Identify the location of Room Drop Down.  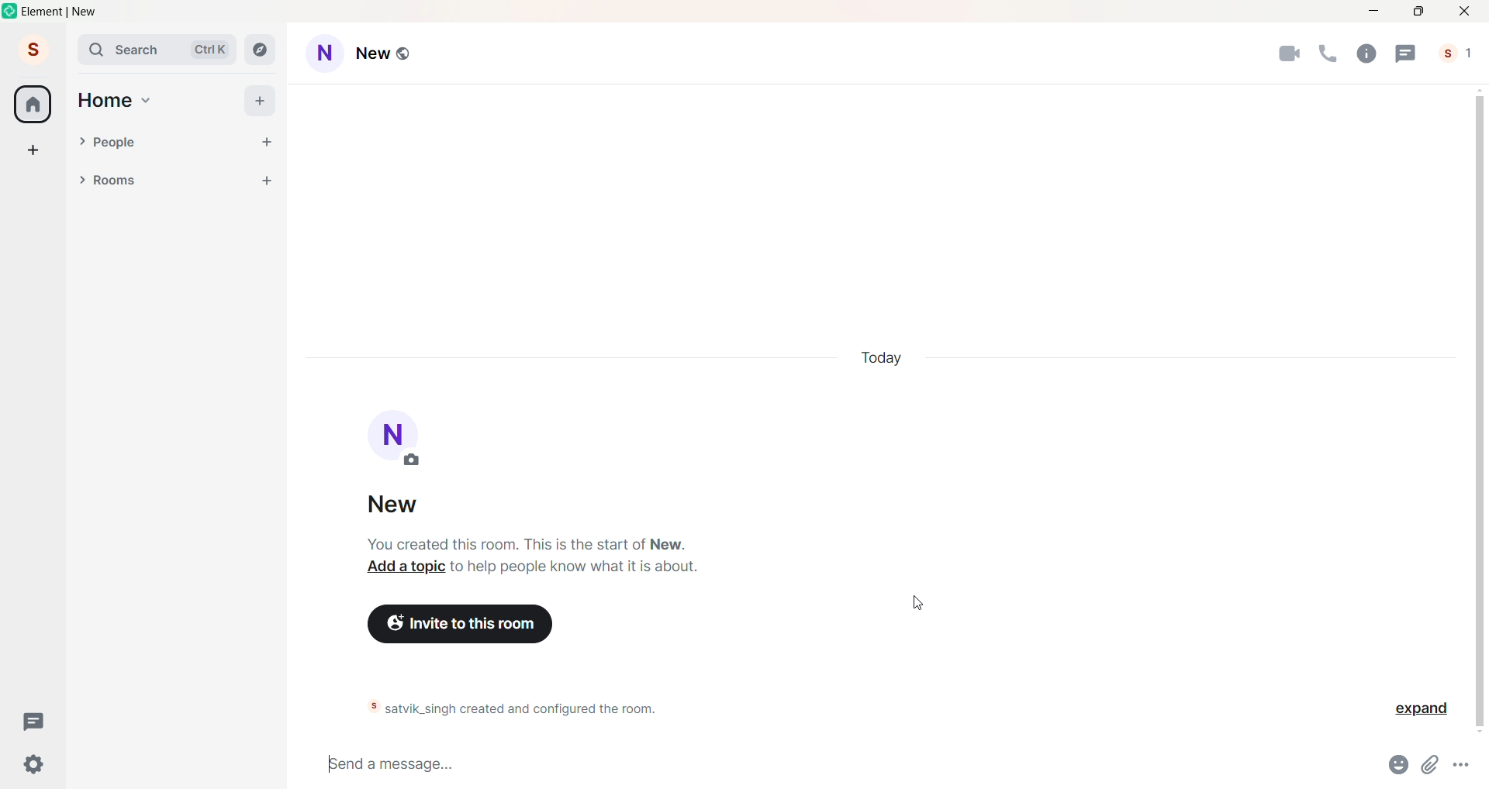
(82, 180).